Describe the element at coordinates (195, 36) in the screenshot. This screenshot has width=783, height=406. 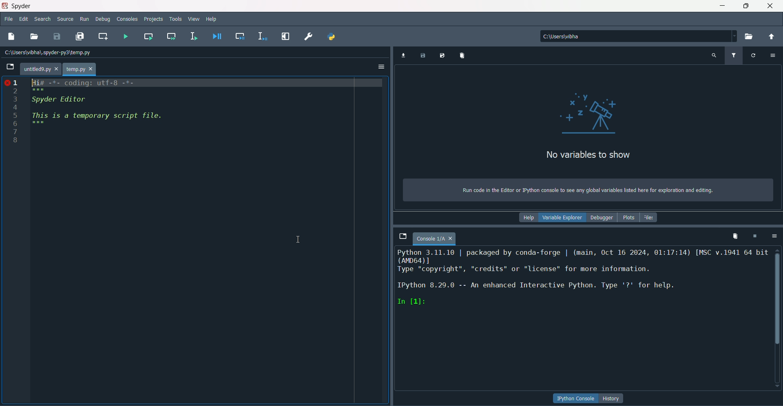
I see `run selection` at that location.